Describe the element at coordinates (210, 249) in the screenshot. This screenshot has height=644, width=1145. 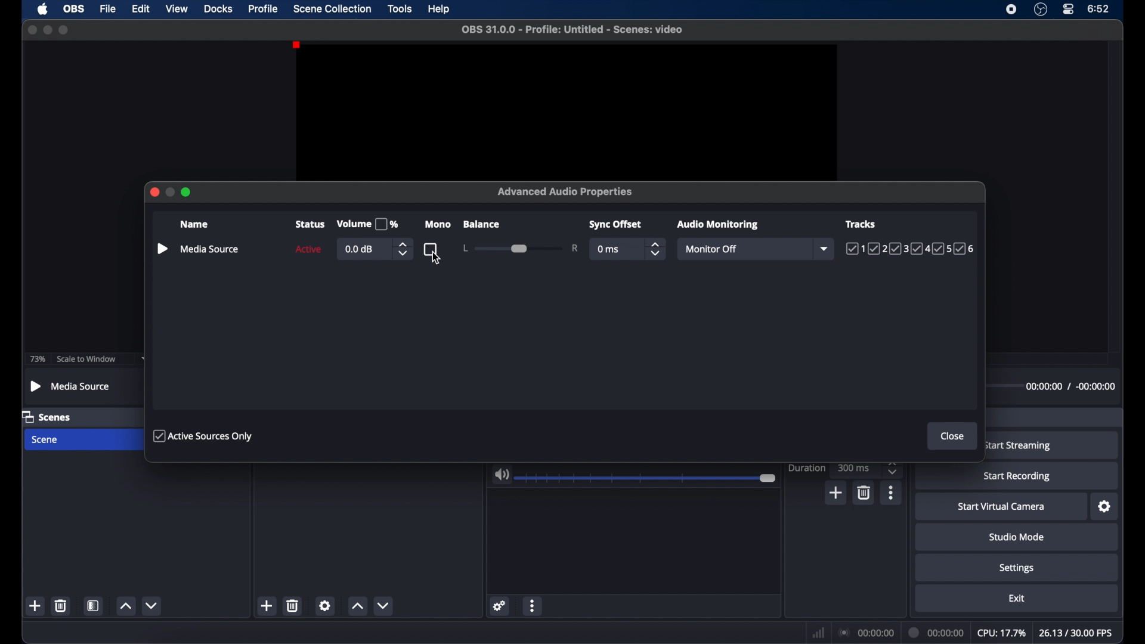
I see `media source` at that location.